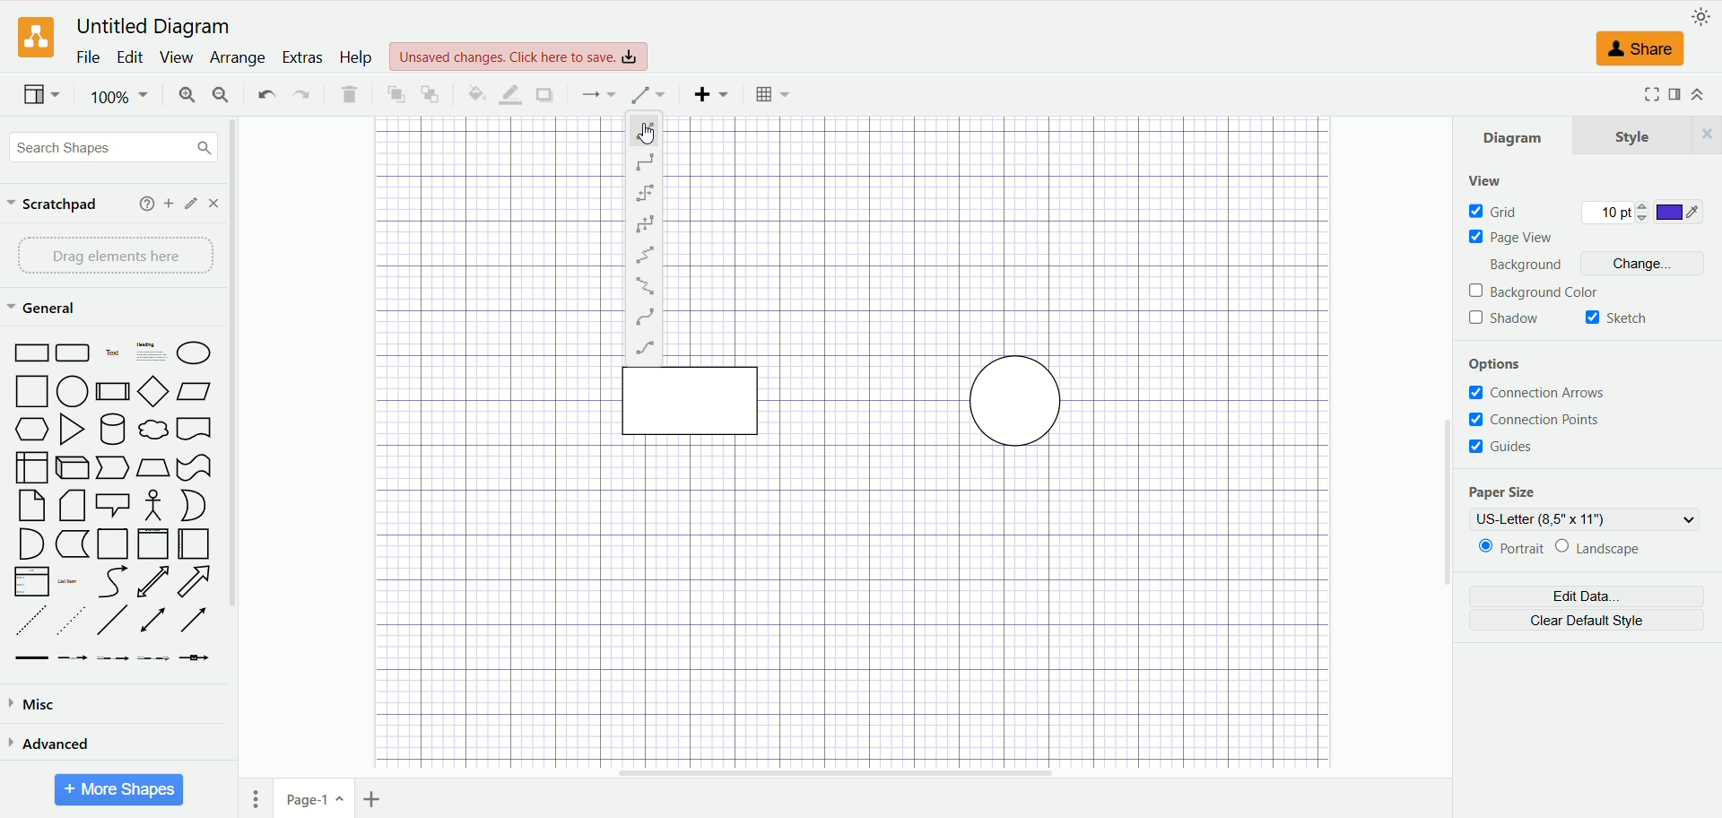 Image resolution: width=1722 pixels, height=818 pixels. I want to click on color, so click(1677, 210).